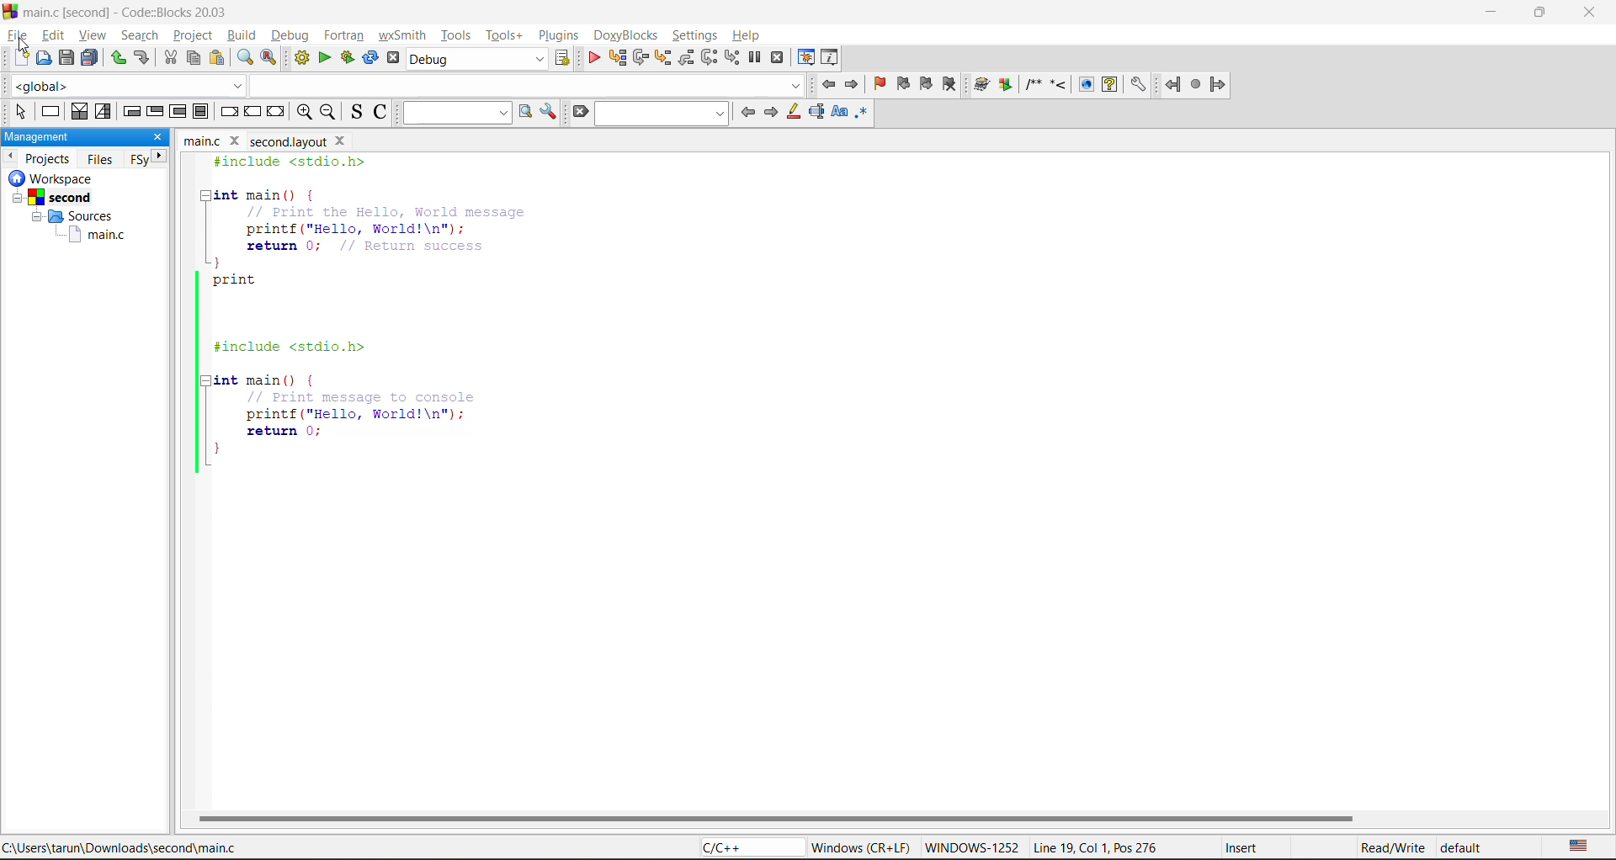 This screenshot has width=1616, height=860. I want to click on clear, so click(582, 113).